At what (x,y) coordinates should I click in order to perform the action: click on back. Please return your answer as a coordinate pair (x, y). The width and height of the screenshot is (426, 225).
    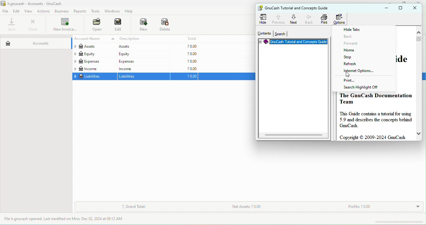
    Looking at the image, I should click on (354, 37).